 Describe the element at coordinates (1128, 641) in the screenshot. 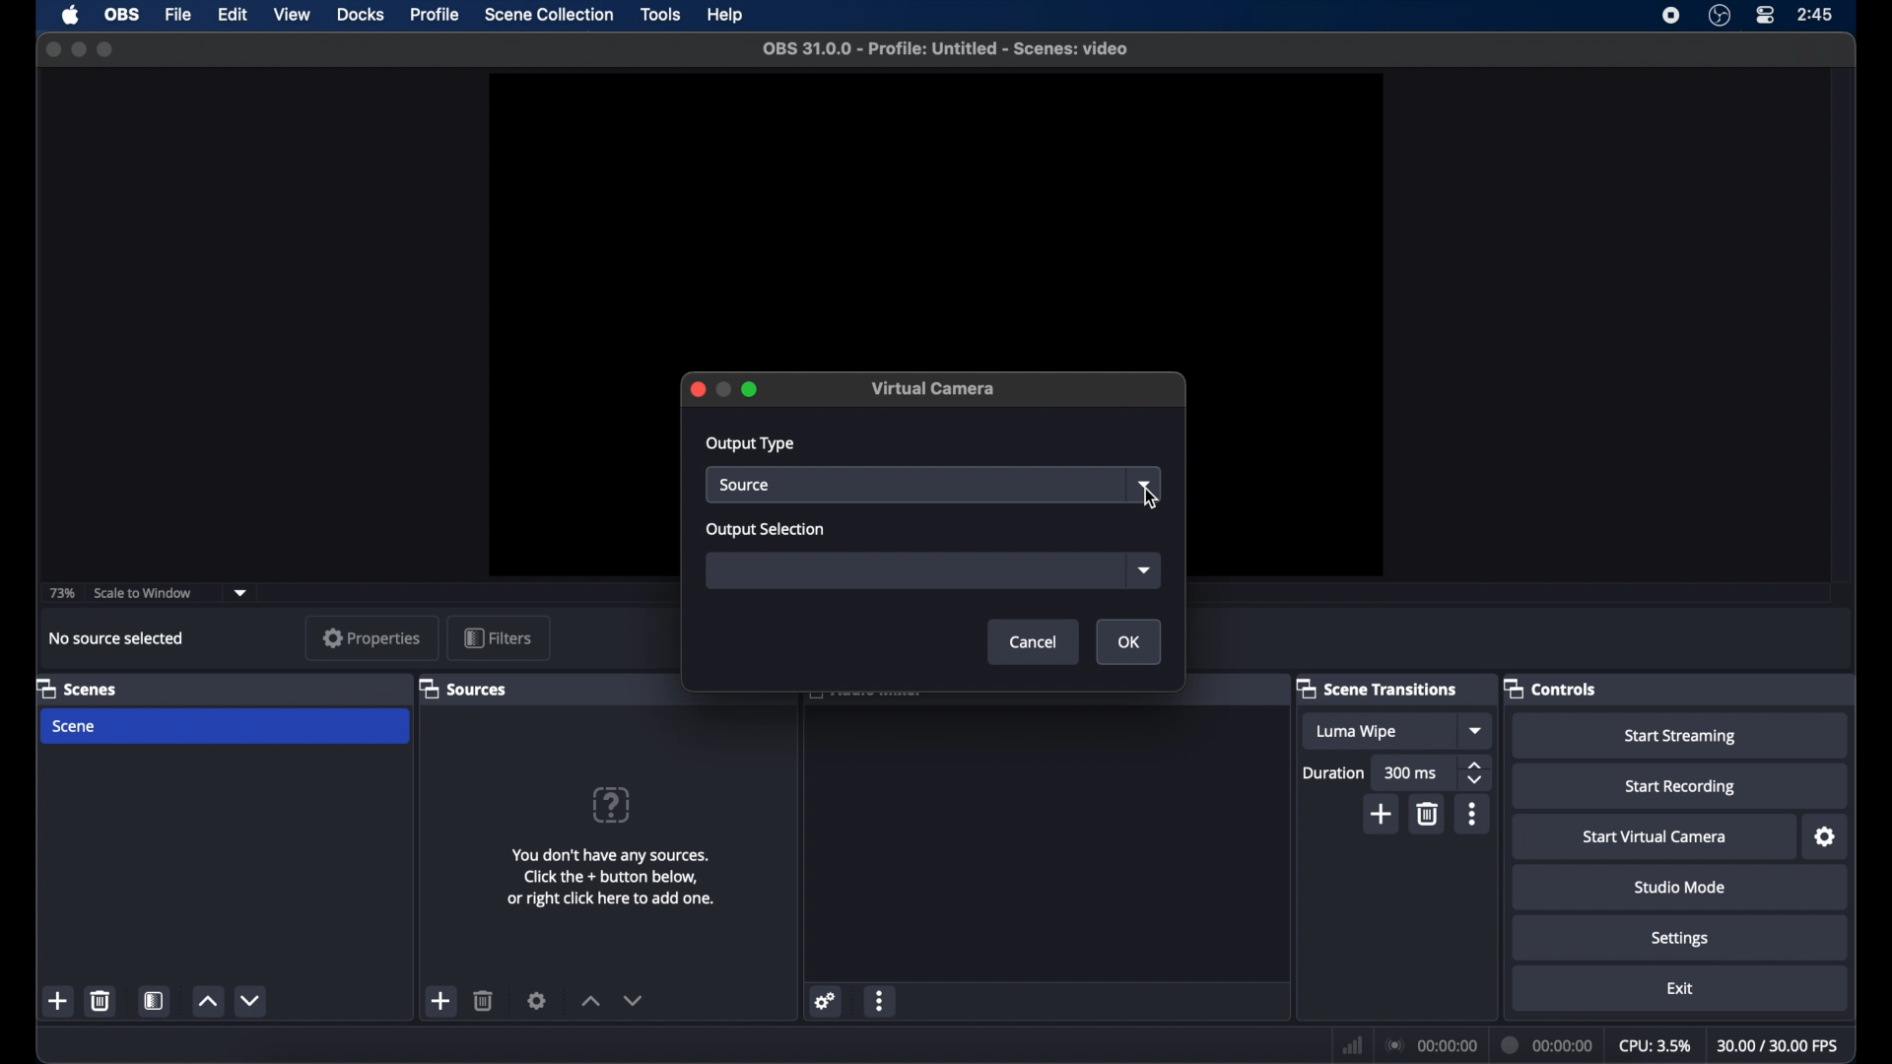

I see `ok` at that location.